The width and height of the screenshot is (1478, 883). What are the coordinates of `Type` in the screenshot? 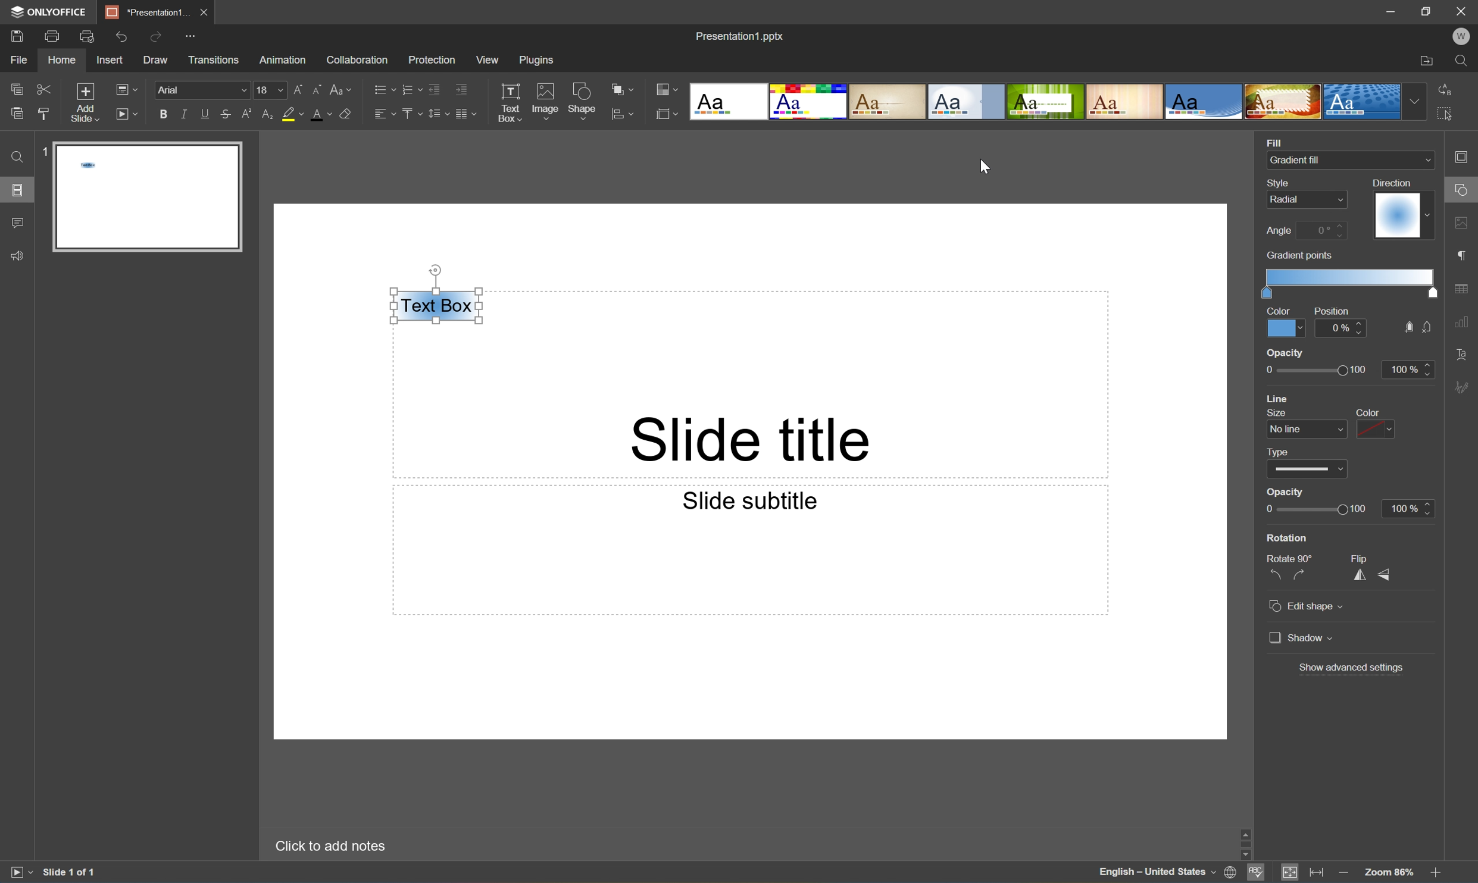 It's located at (1277, 452).